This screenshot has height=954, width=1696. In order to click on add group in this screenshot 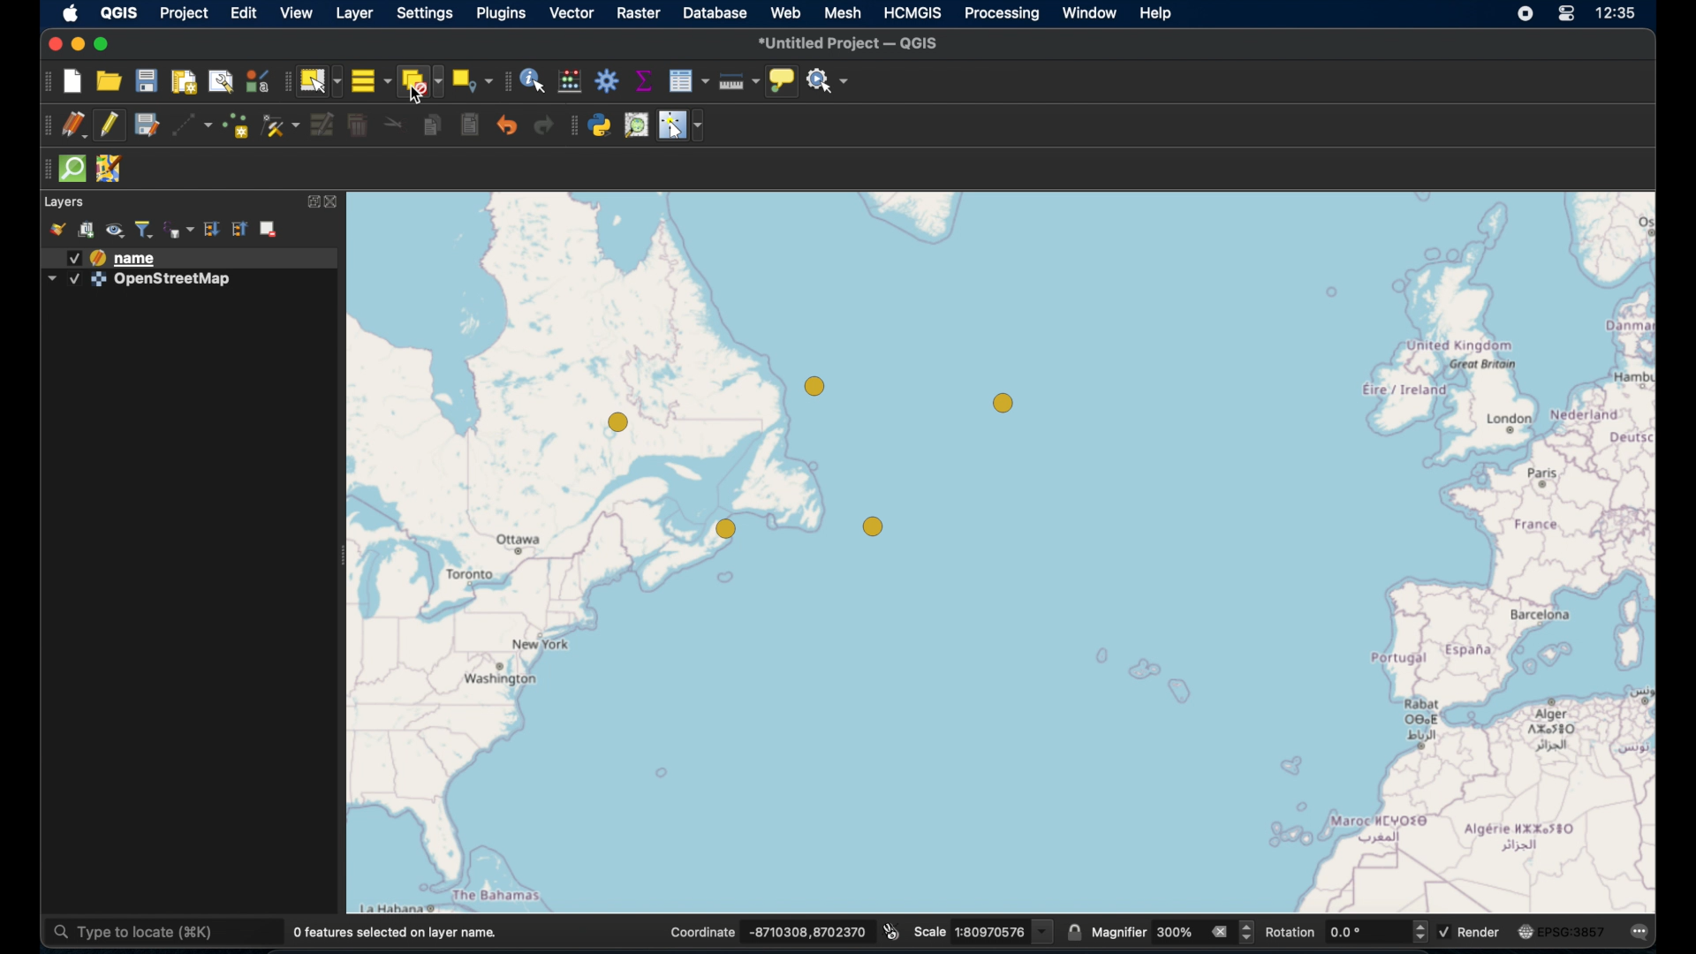, I will do `click(86, 231)`.